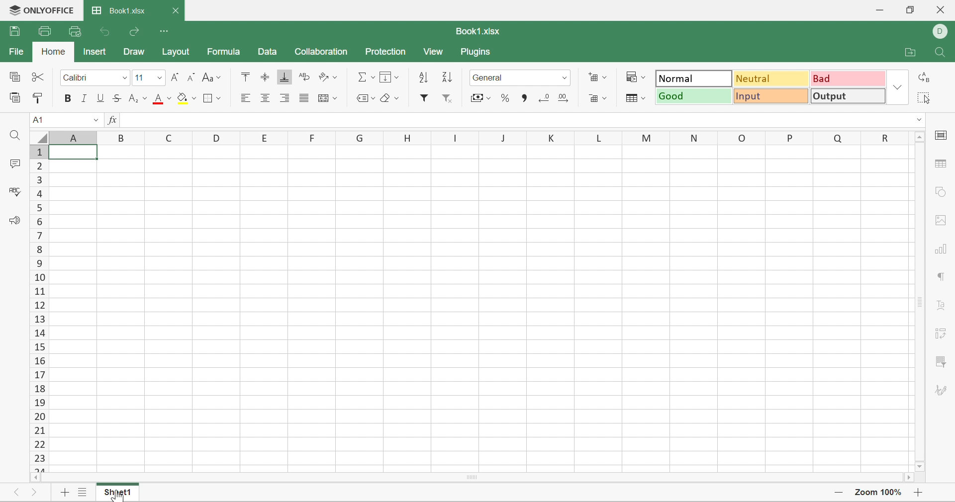  Describe the element at coordinates (53, 52) in the screenshot. I see `Home` at that location.